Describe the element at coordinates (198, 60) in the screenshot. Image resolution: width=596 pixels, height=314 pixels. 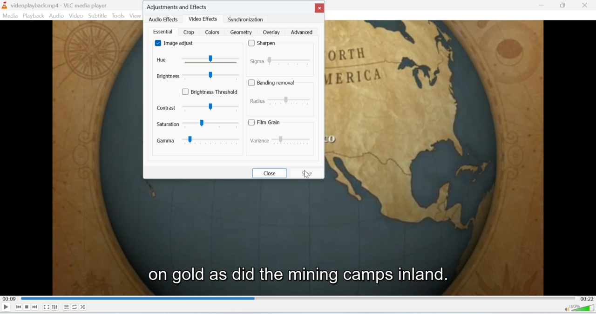
I see `Hue` at that location.